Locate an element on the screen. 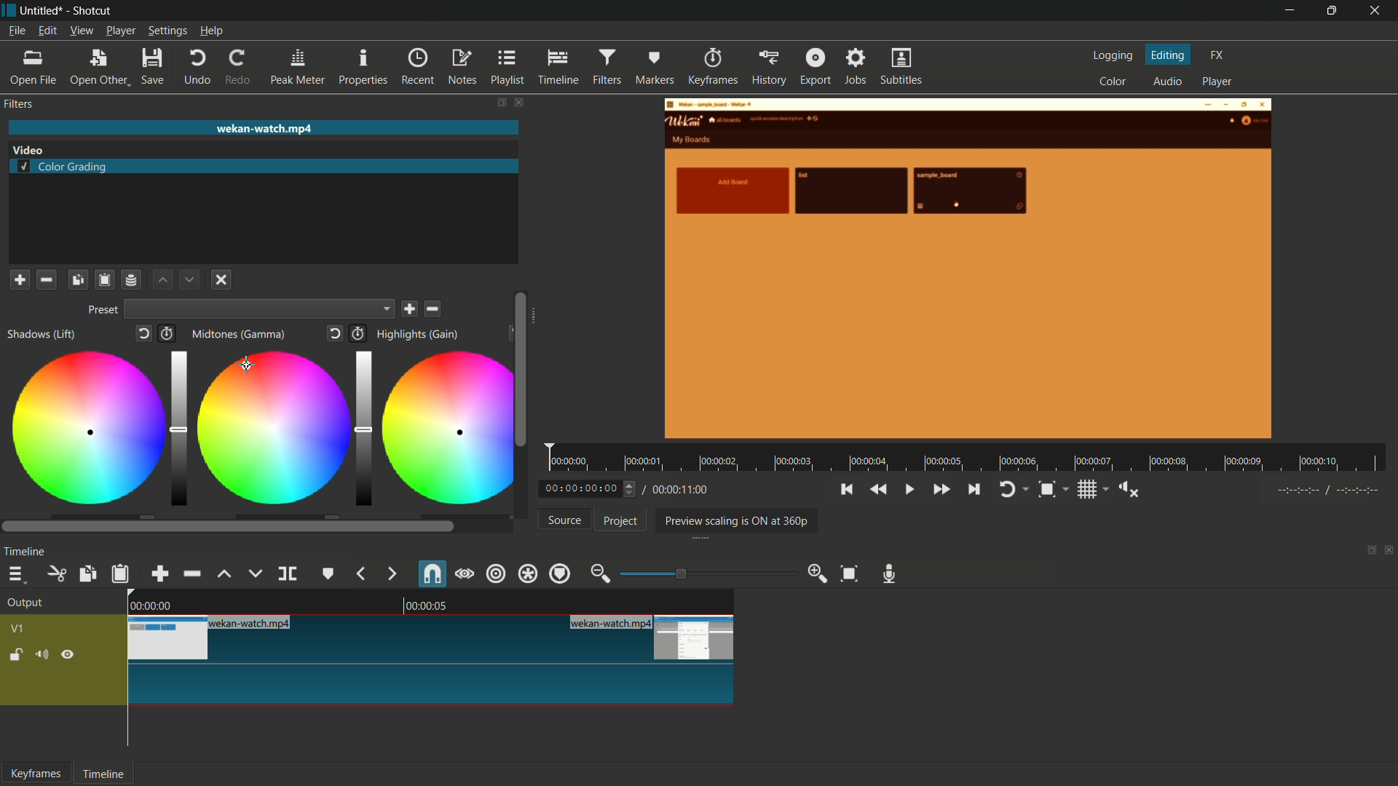  export is located at coordinates (816, 68).